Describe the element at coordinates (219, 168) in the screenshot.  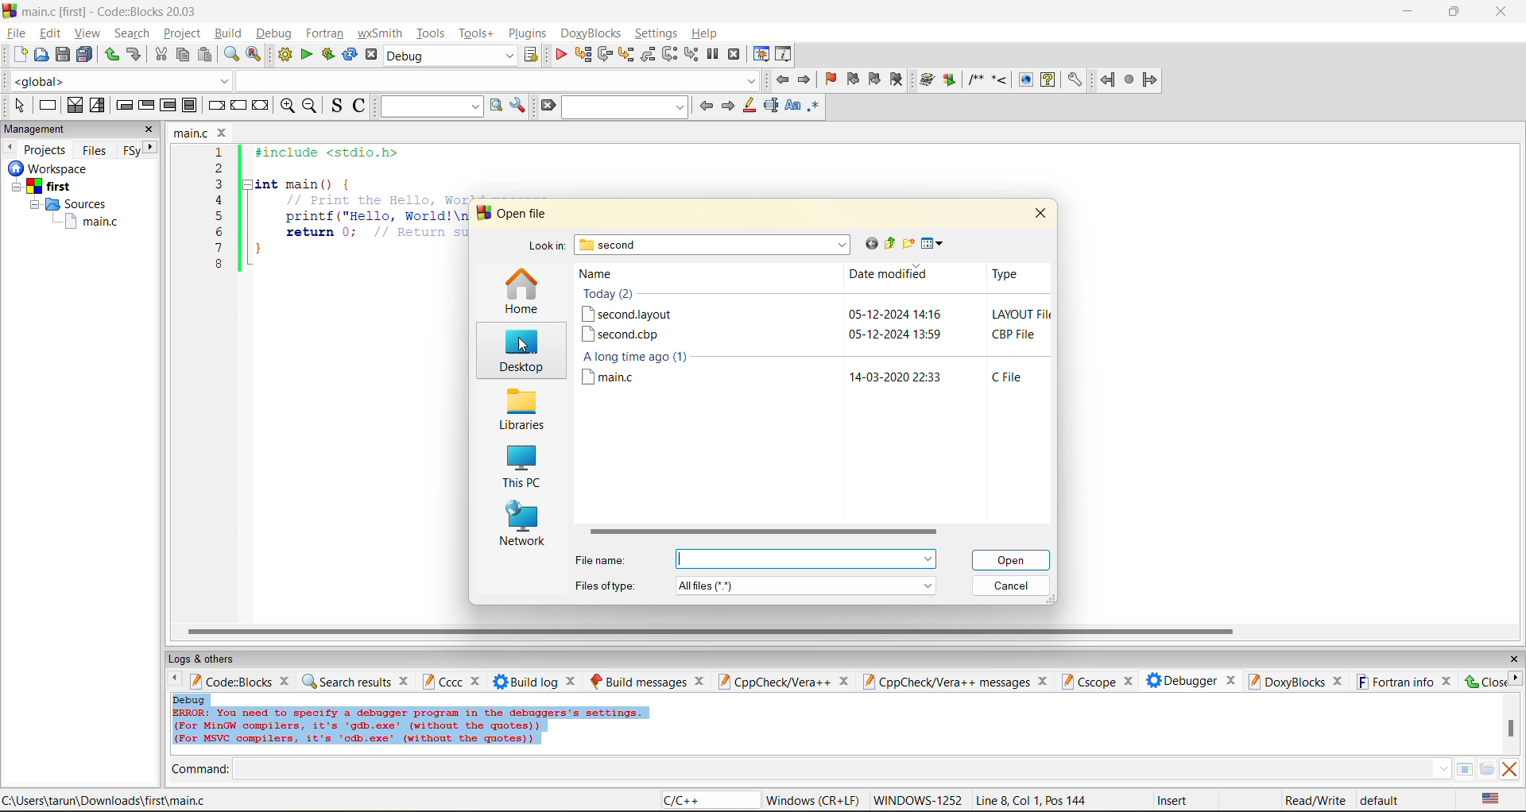
I see `2` at that location.